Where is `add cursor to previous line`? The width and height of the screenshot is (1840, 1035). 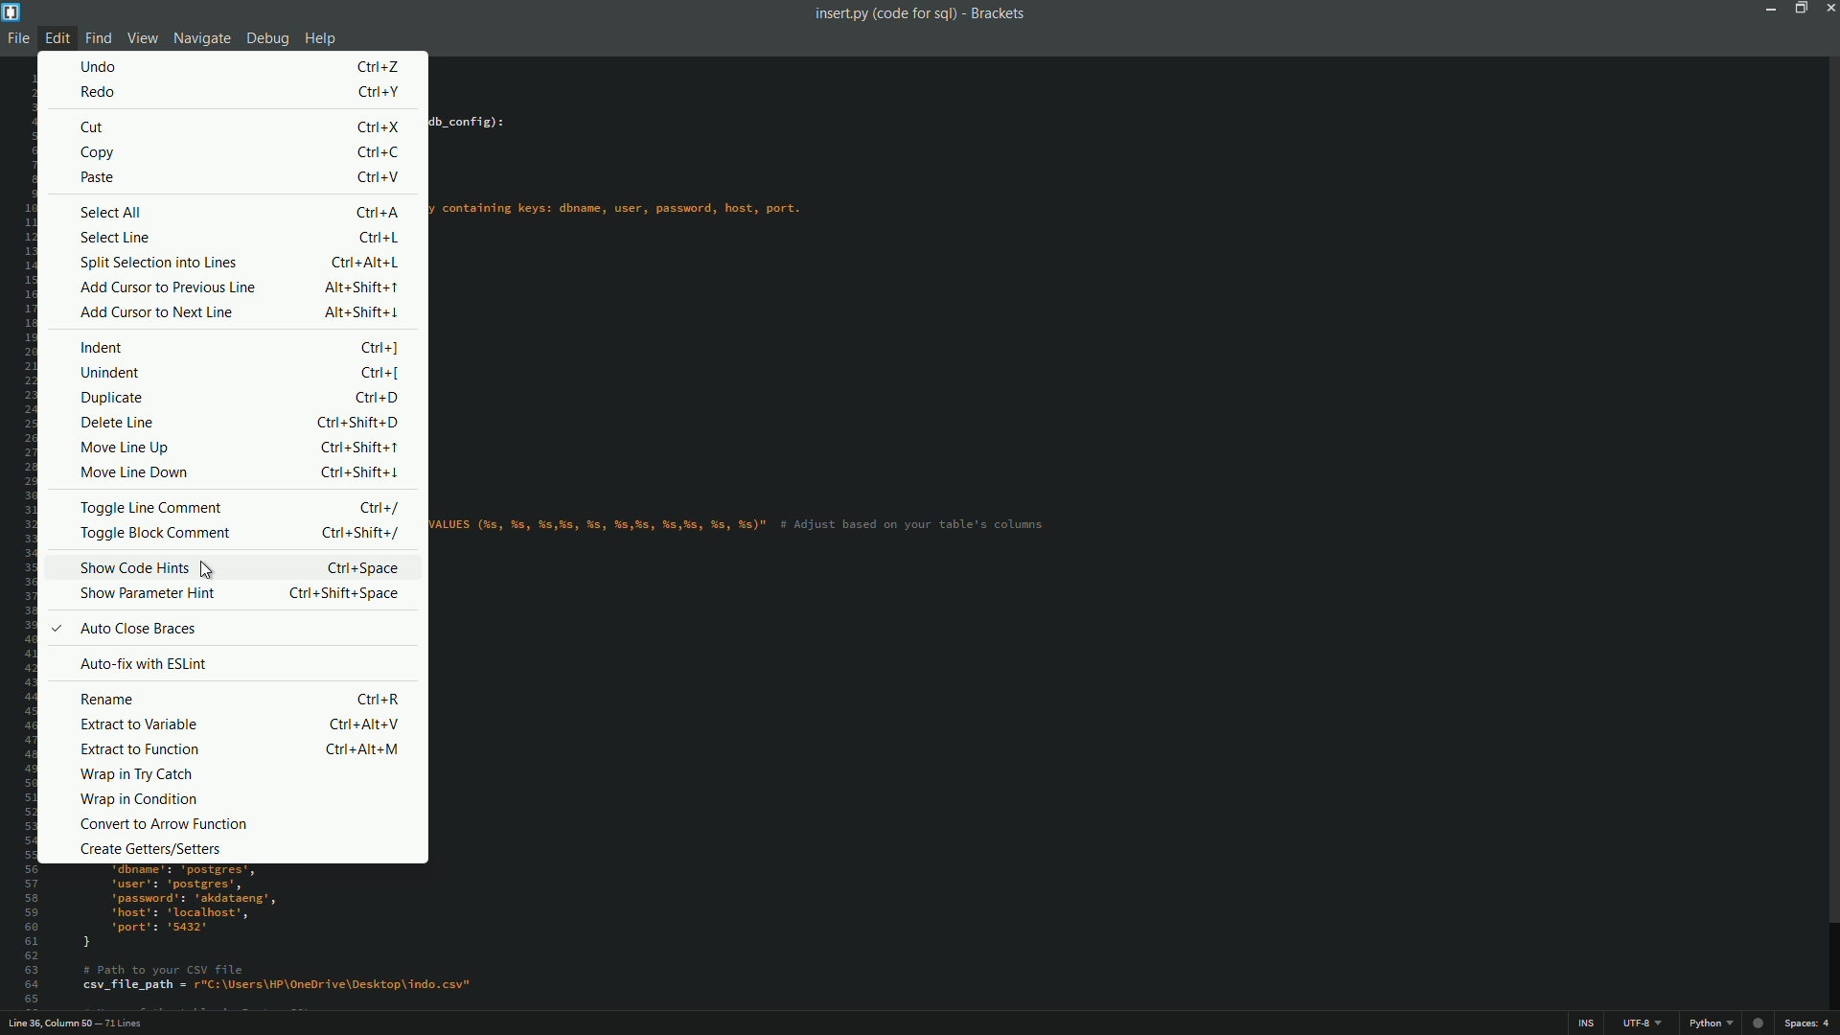 add cursor to previous line is located at coordinates (165, 287).